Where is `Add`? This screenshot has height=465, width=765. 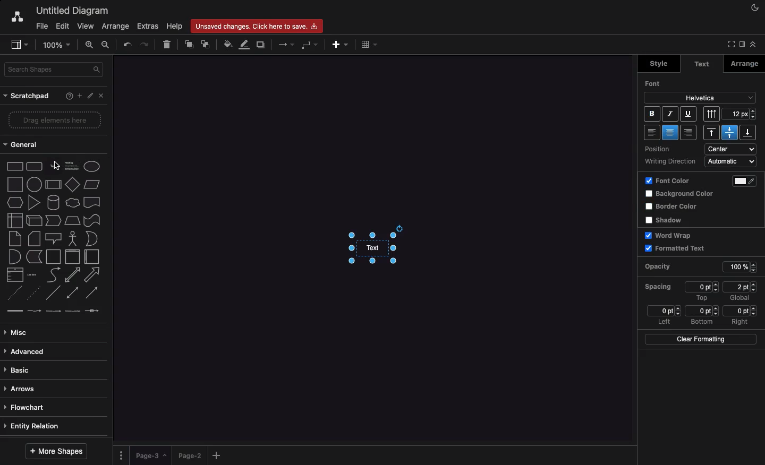
Add is located at coordinates (341, 45).